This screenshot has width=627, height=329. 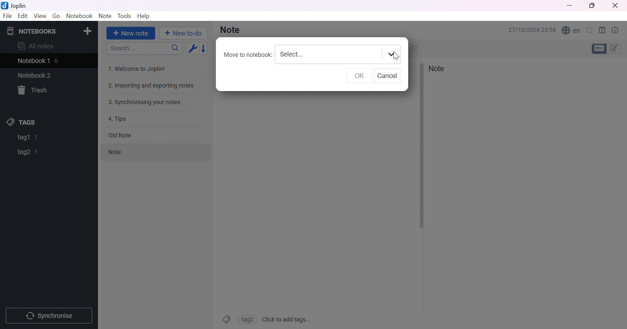 What do you see at coordinates (437, 69) in the screenshot?
I see `Note` at bounding box center [437, 69].